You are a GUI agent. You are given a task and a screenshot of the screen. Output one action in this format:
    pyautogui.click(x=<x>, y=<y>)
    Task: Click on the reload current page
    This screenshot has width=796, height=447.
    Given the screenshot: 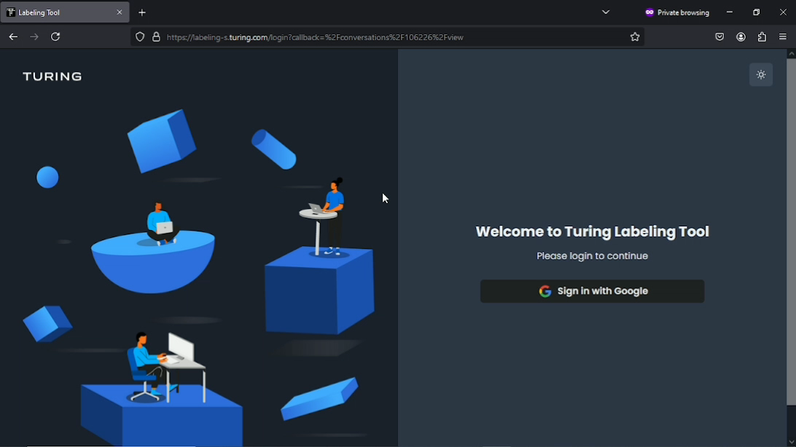 What is the action you would take?
    pyautogui.click(x=58, y=36)
    